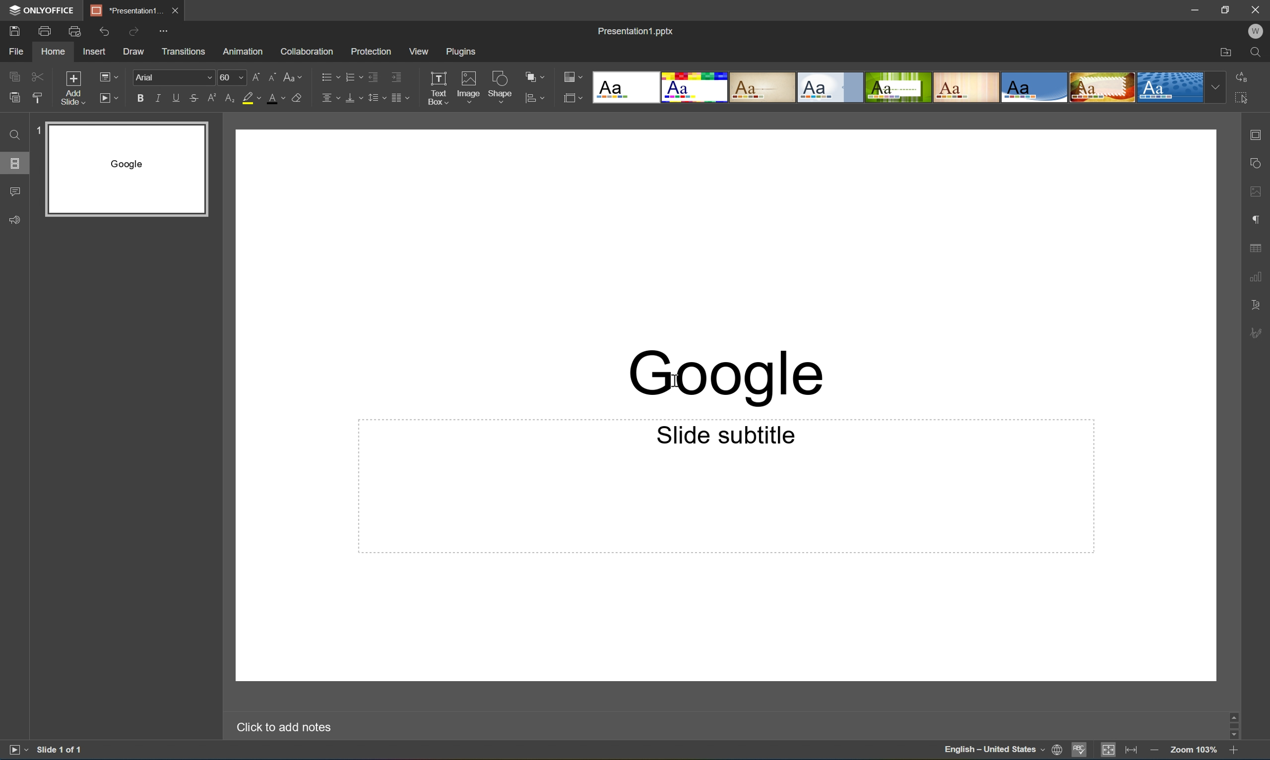 This screenshot has width=1270, height=760. What do you see at coordinates (503, 85) in the screenshot?
I see `Shape` at bounding box center [503, 85].